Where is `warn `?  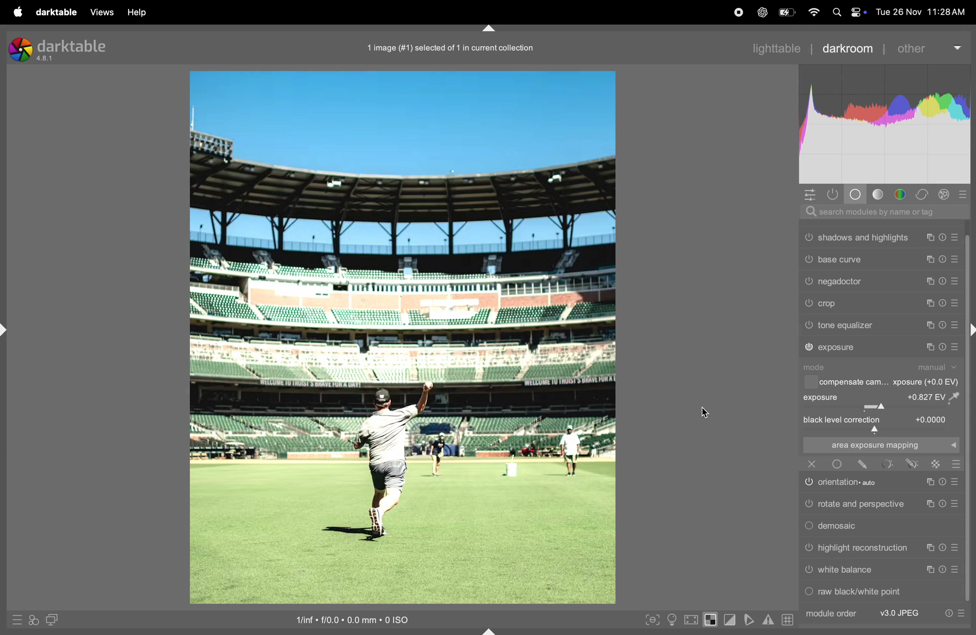
warn  is located at coordinates (768, 620).